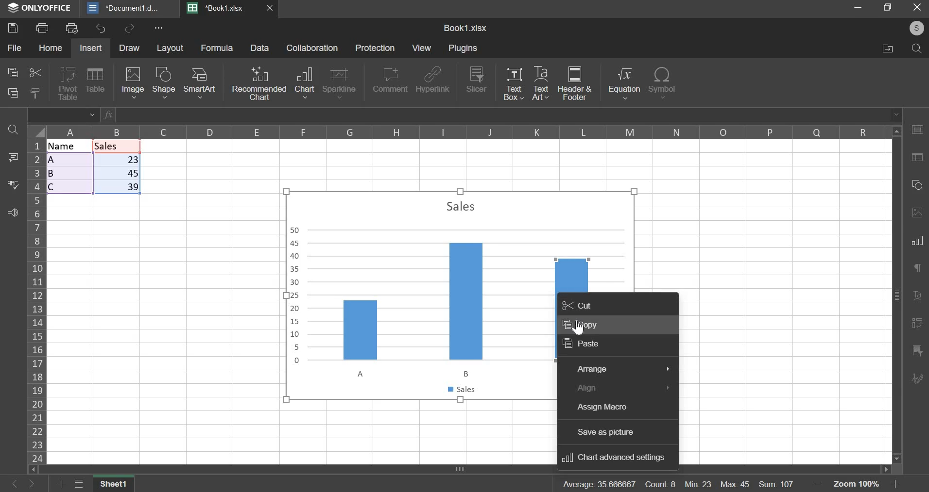 The height and width of the screenshot is (492, 929). What do you see at coordinates (422, 48) in the screenshot?
I see `view` at bounding box center [422, 48].